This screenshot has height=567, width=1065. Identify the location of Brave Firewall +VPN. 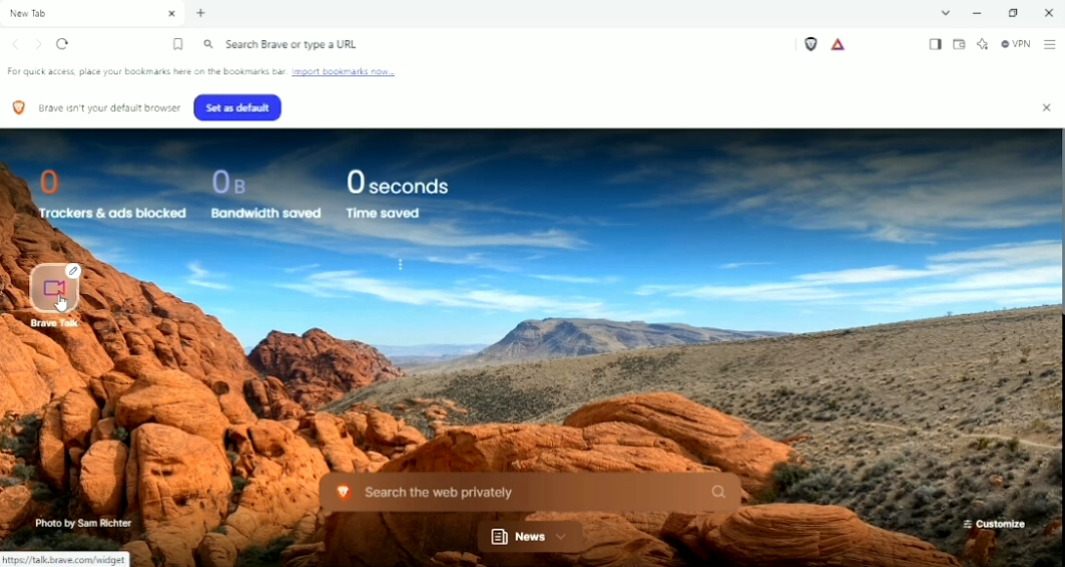
(1016, 44).